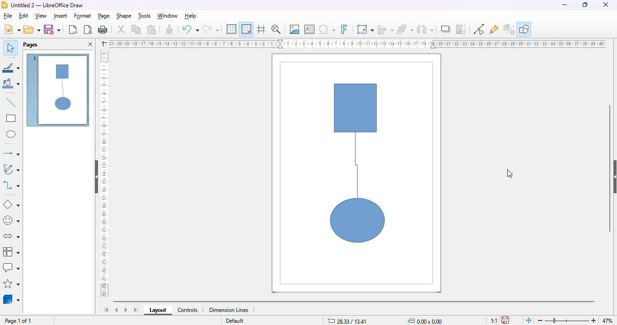 This screenshot has height=325, width=617. I want to click on logo, so click(5, 5).